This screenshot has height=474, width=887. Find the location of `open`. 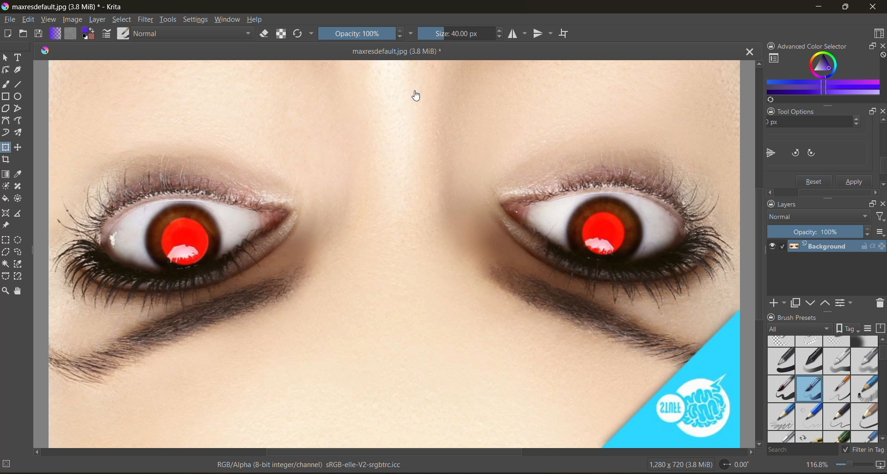

open is located at coordinates (25, 35).